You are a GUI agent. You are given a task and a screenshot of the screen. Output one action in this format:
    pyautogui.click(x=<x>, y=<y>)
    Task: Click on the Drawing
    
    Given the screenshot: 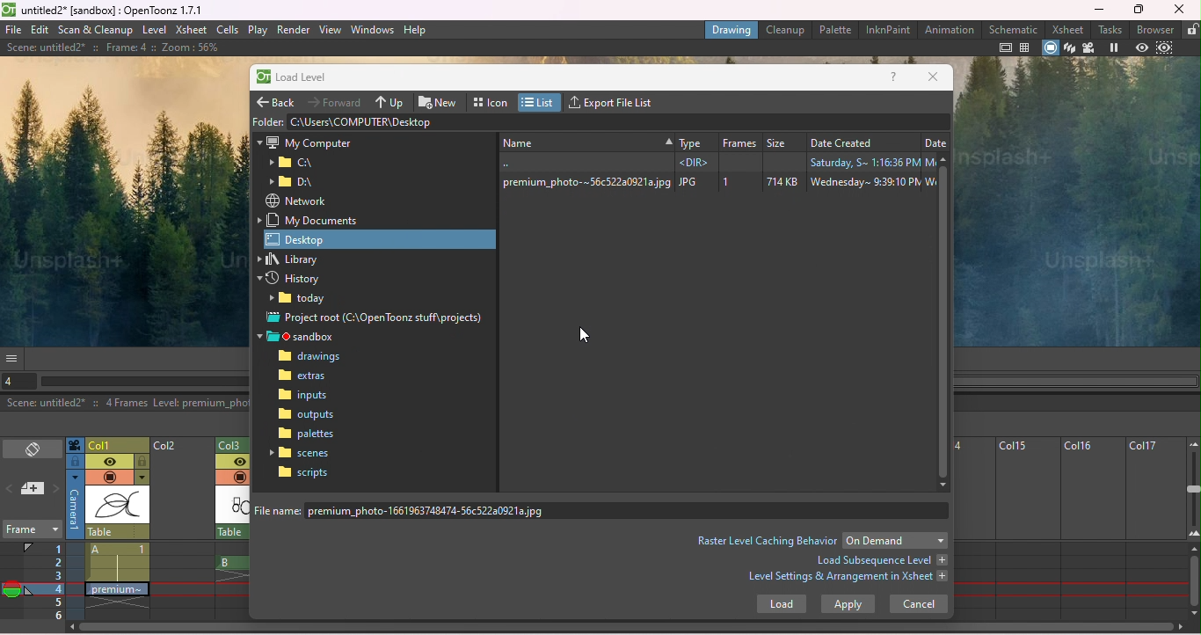 What is the action you would take?
    pyautogui.click(x=732, y=29)
    